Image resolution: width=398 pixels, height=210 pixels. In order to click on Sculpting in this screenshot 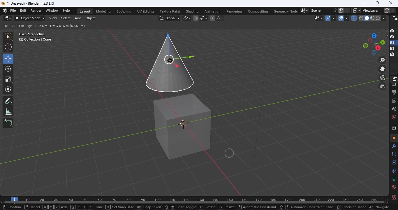, I will do `click(124, 12)`.